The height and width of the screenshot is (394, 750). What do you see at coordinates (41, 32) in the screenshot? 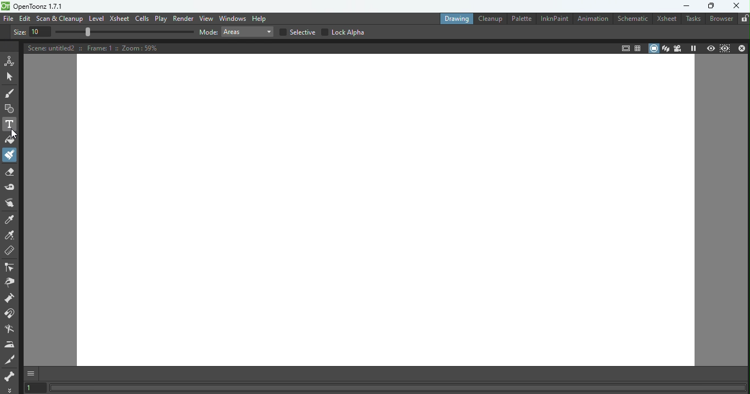
I see `Text box` at bounding box center [41, 32].